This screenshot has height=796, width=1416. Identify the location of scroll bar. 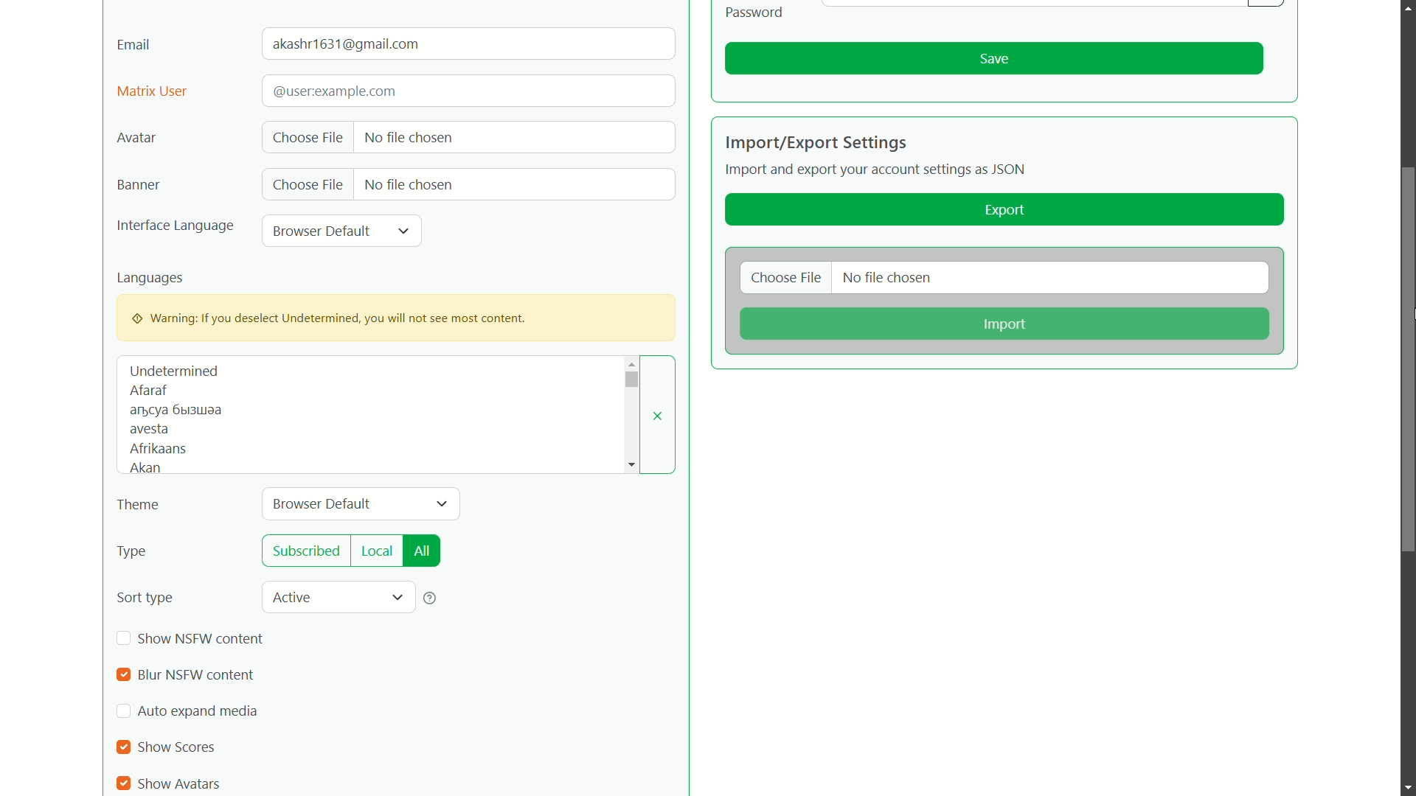
(1407, 360).